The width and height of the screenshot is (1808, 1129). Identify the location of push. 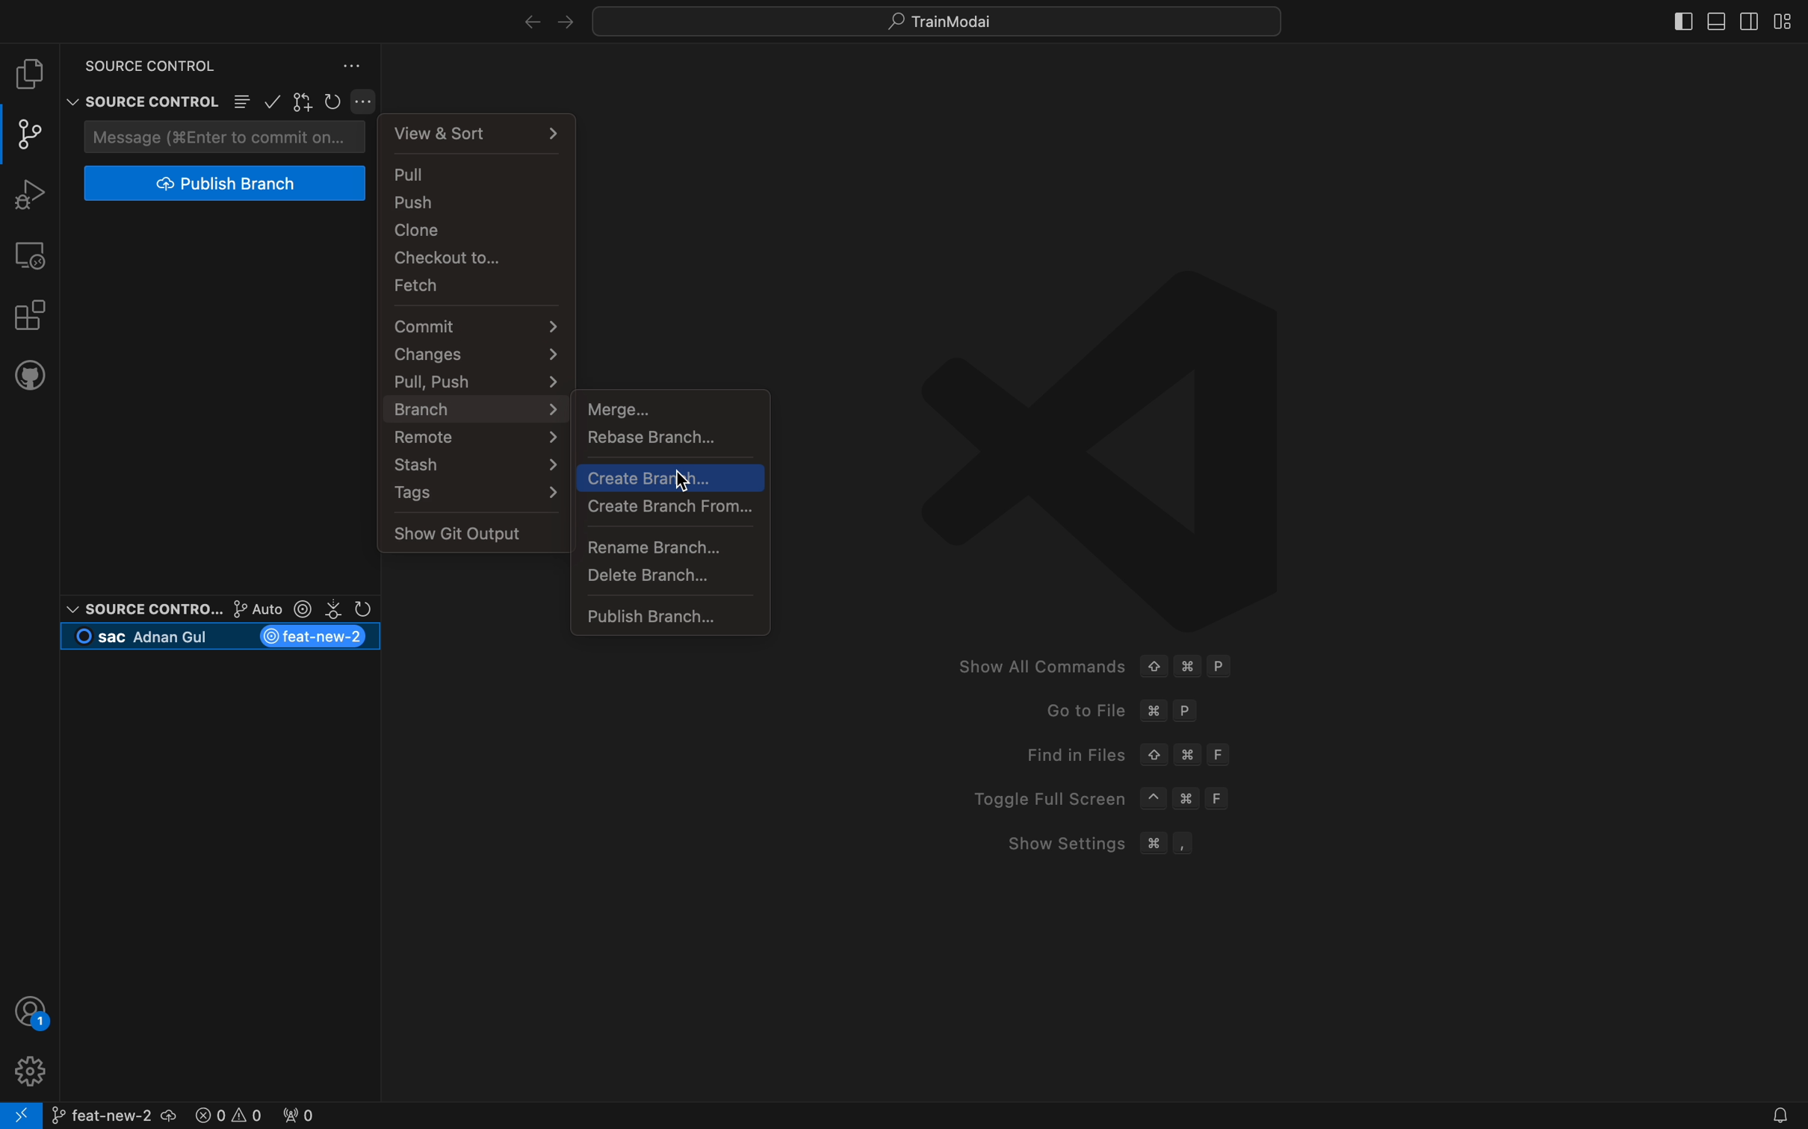
(480, 202).